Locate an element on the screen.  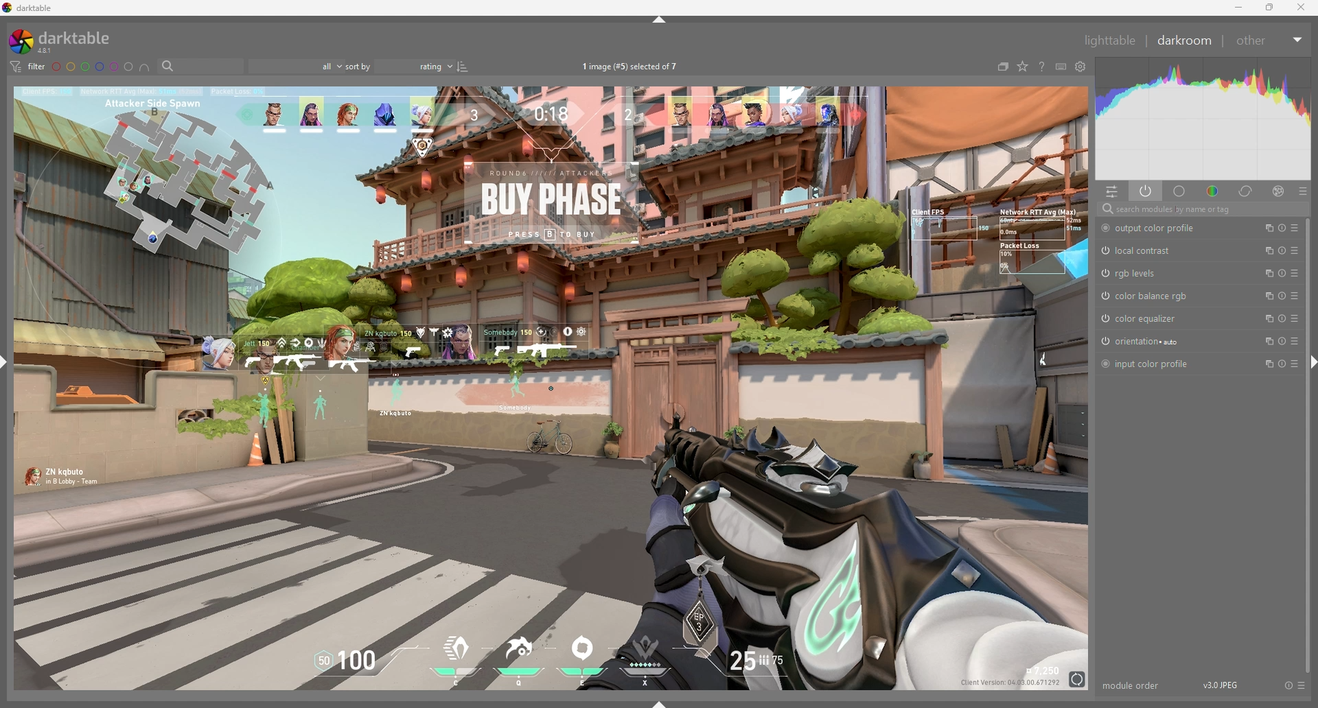
presets is located at coordinates (1295, 296).